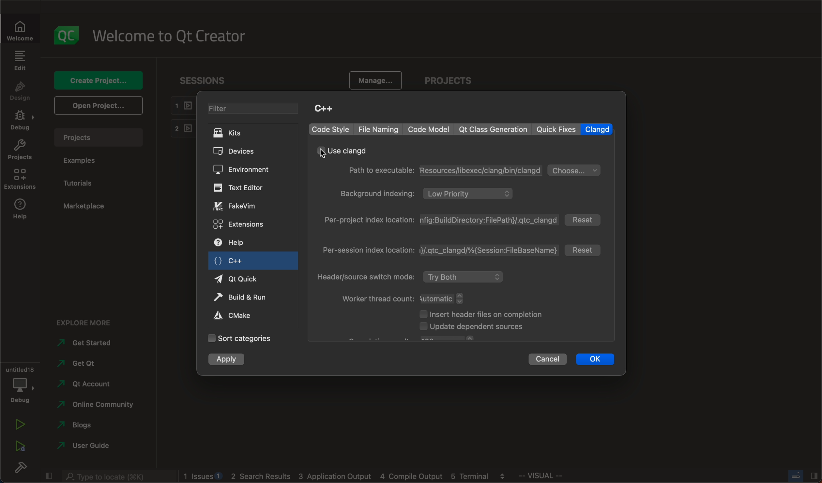 The height and width of the screenshot is (483, 822). What do you see at coordinates (94, 207) in the screenshot?
I see `marketplace` at bounding box center [94, 207].